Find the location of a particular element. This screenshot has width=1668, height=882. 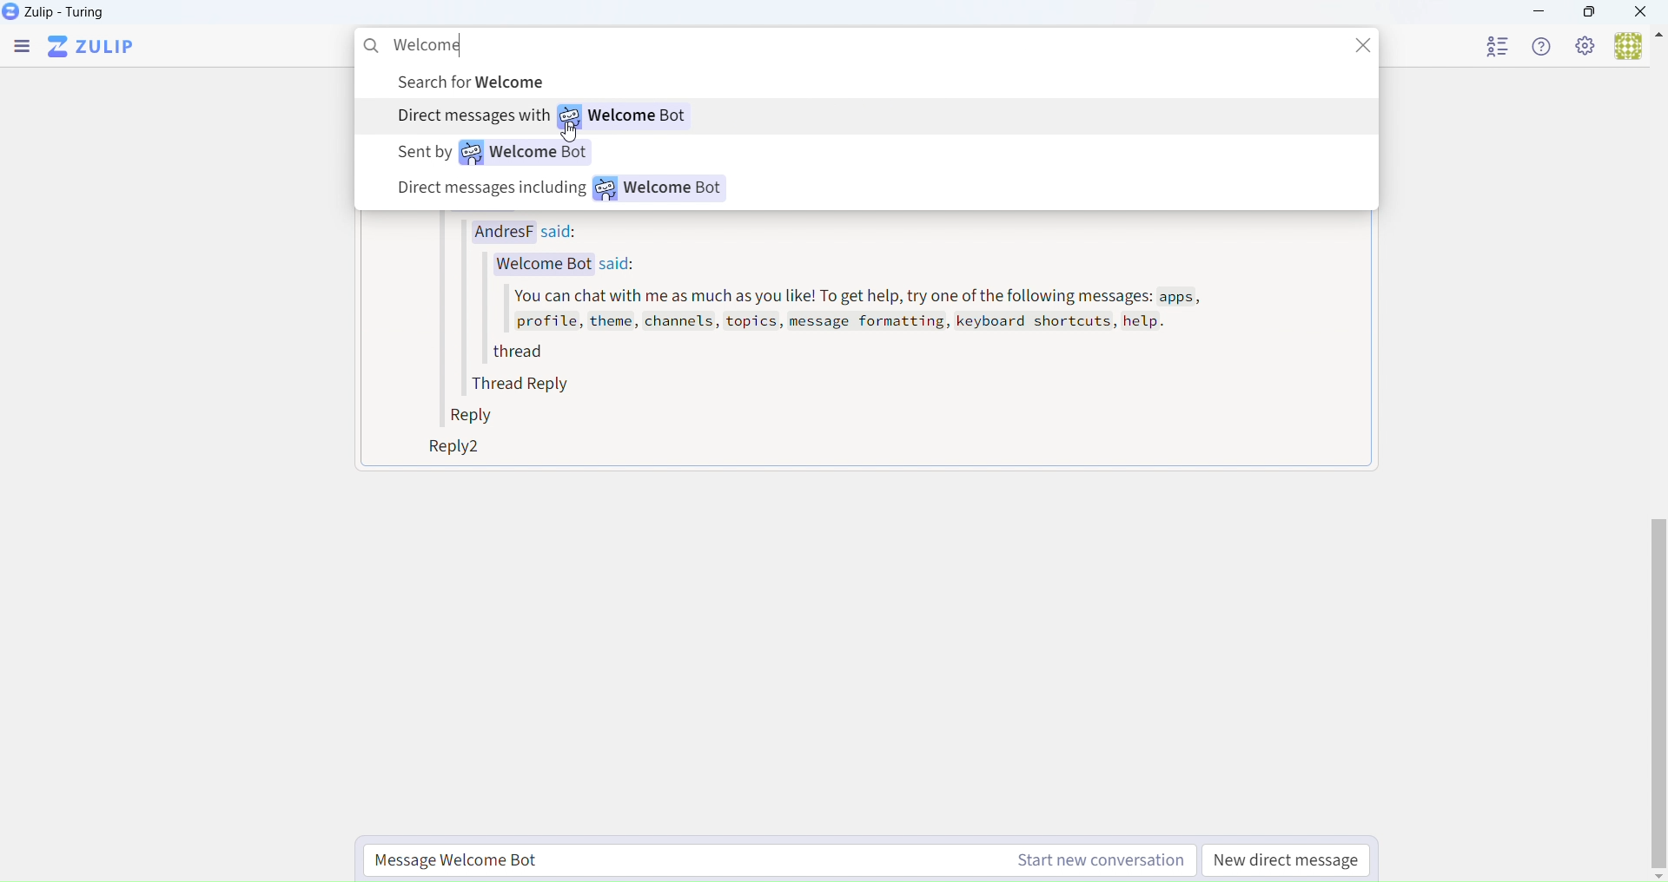

vertical scroll bar is located at coordinates (1658, 695).